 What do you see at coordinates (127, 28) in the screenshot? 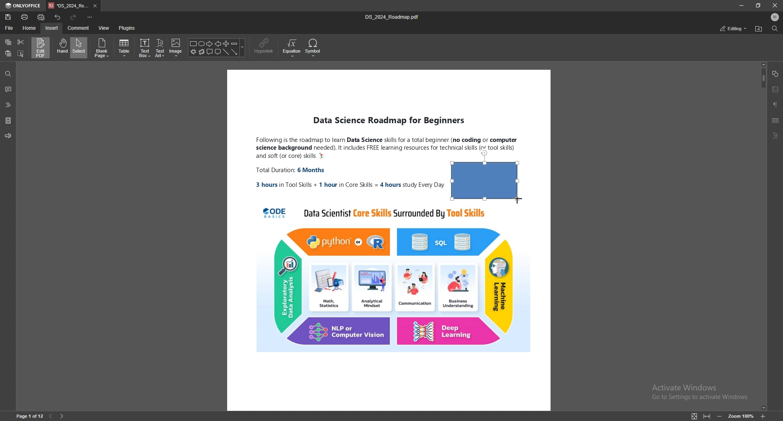
I see `plugins` at bounding box center [127, 28].